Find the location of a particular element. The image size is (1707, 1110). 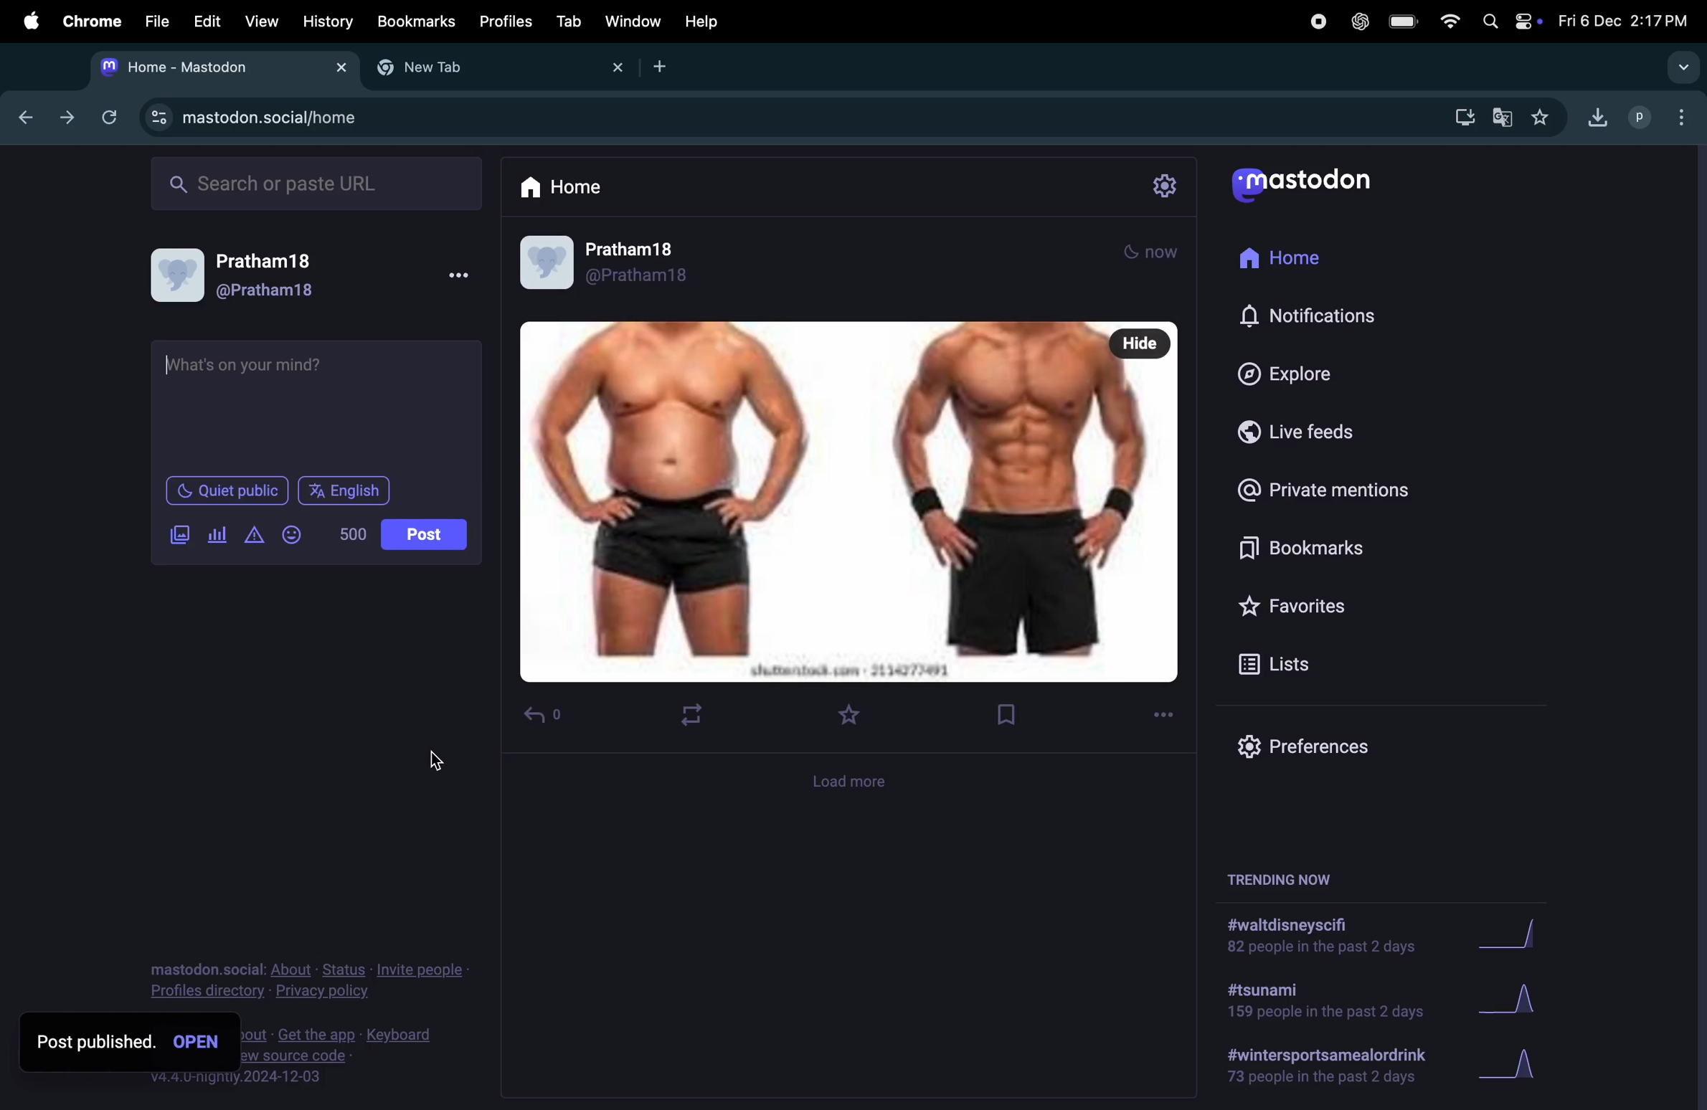

Graph is located at coordinates (1521, 996).